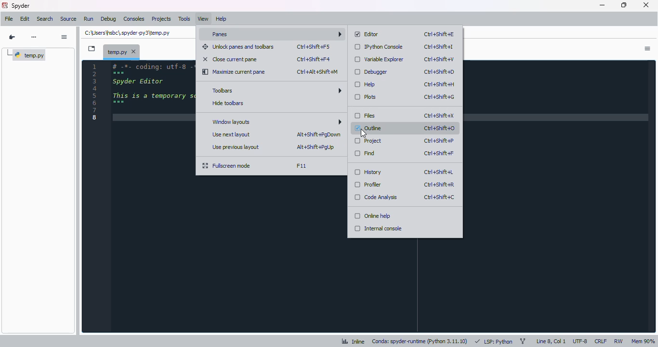 This screenshot has width=658, height=347. Describe the element at coordinates (275, 34) in the screenshot. I see `panes` at that location.